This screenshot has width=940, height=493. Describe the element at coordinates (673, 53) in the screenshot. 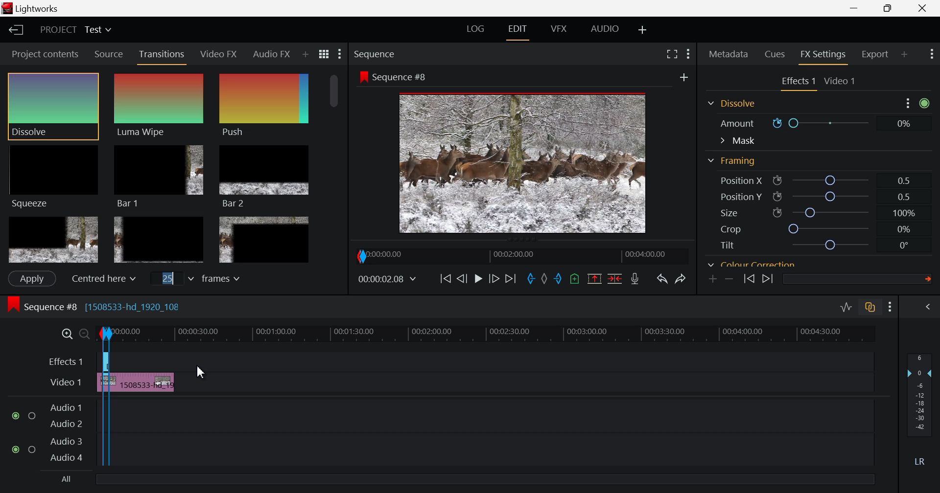

I see `Full Screen` at that location.